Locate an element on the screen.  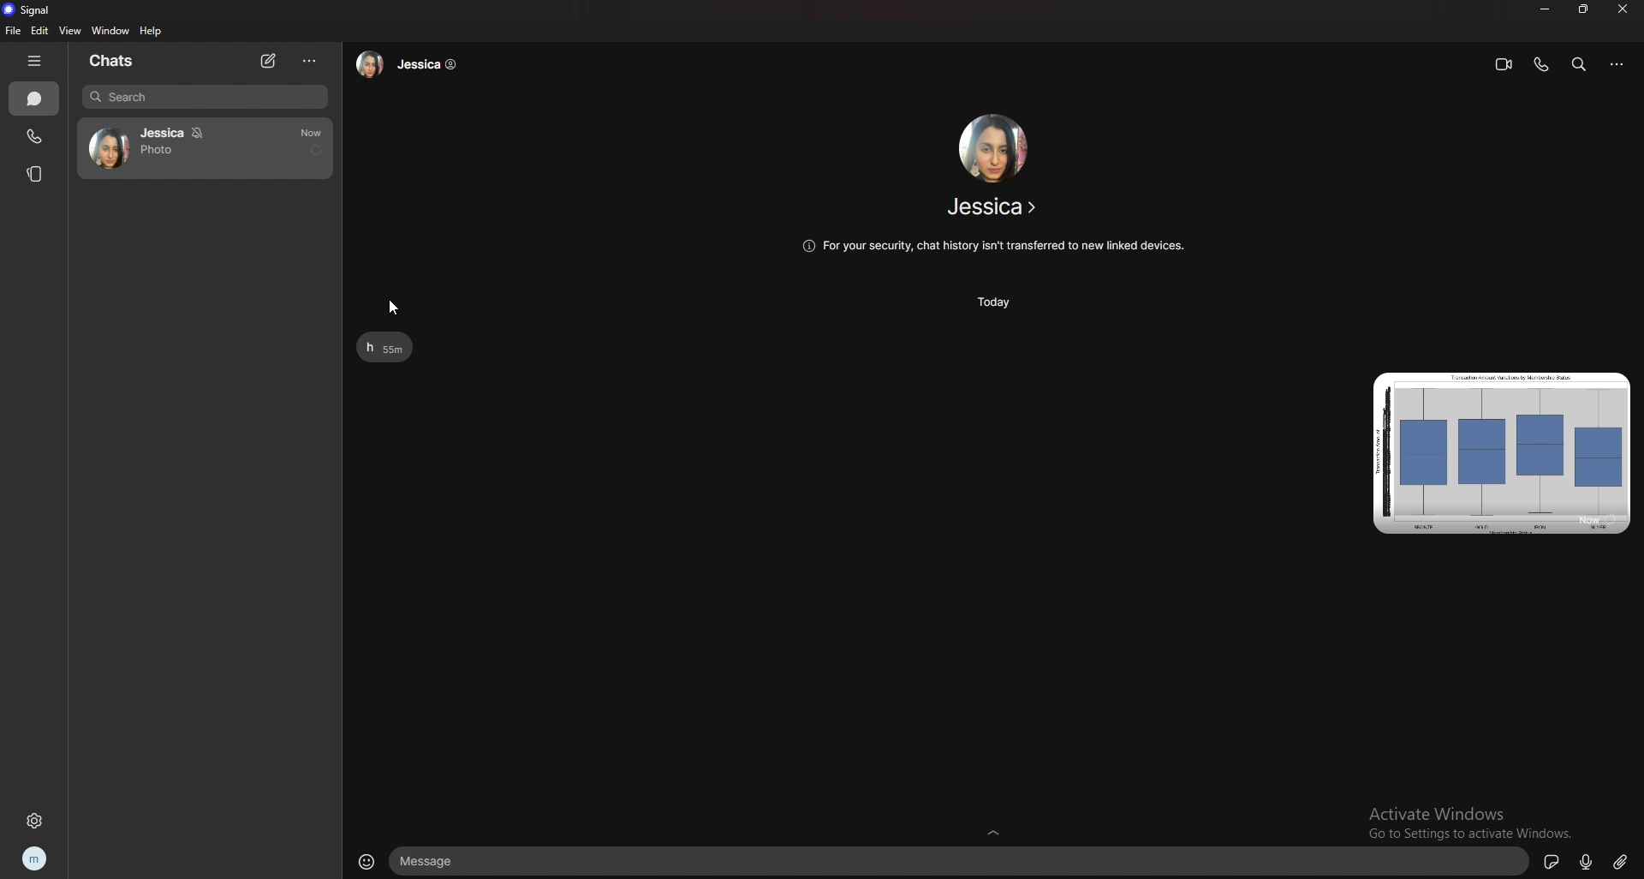
video call is located at coordinates (1501, 66).